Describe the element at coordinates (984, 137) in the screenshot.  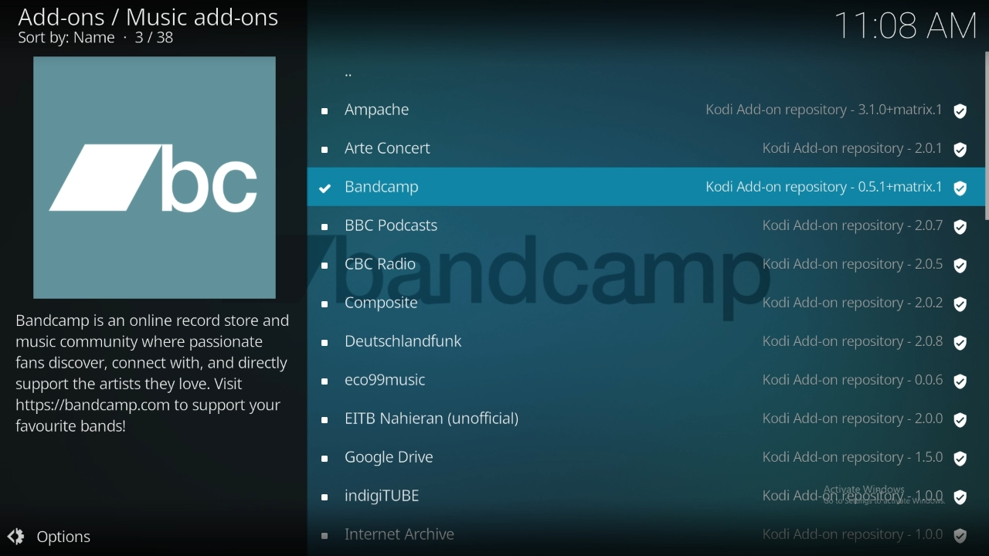
I see `scroll bar` at that location.